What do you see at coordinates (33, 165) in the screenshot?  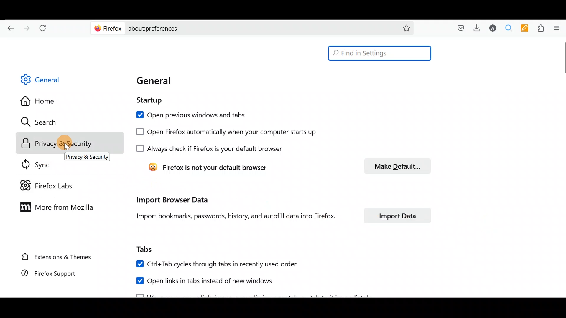 I see `Sync` at bounding box center [33, 165].